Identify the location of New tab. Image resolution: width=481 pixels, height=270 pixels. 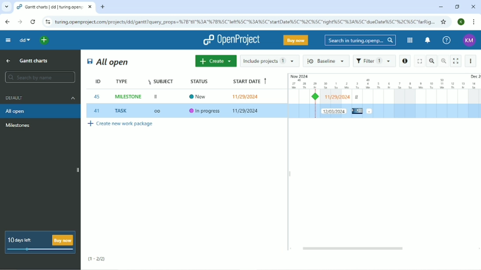
(104, 7).